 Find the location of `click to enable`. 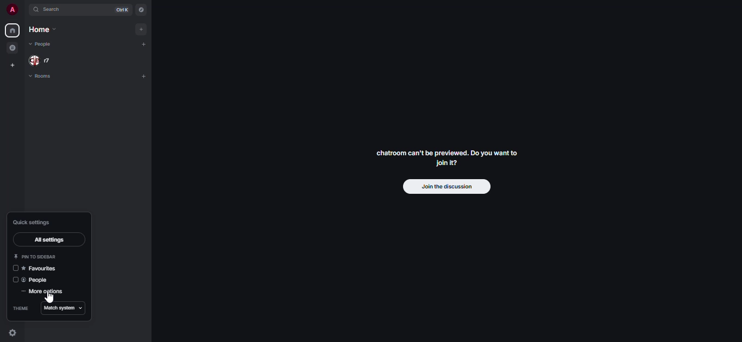

click to enable is located at coordinates (11, 281).